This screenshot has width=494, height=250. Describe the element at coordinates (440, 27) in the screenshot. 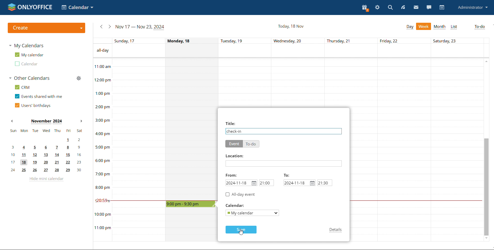

I see `month` at that location.